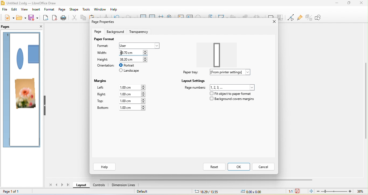 The image size is (368, 195). Describe the element at coordinates (104, 109) in the screenshot. I see `bottom` at that location.